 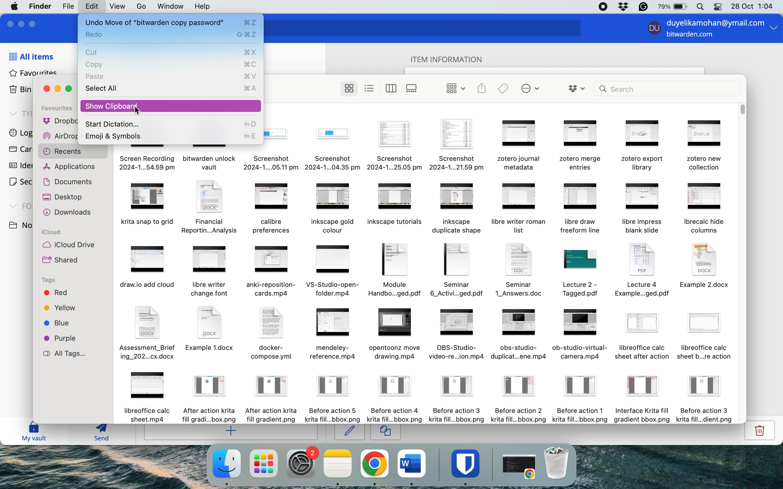 I want to click on spotlight search, so click(x=699, y=7).